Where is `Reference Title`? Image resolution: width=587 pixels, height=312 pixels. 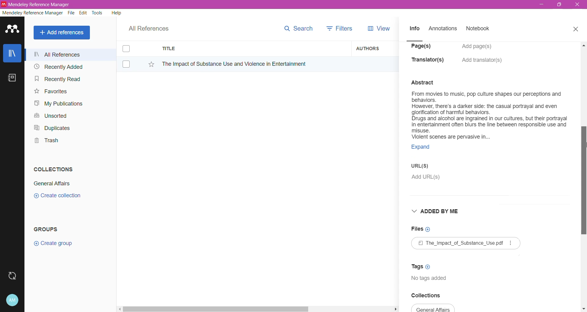
Reference Title is located at coordinates (253, 64).